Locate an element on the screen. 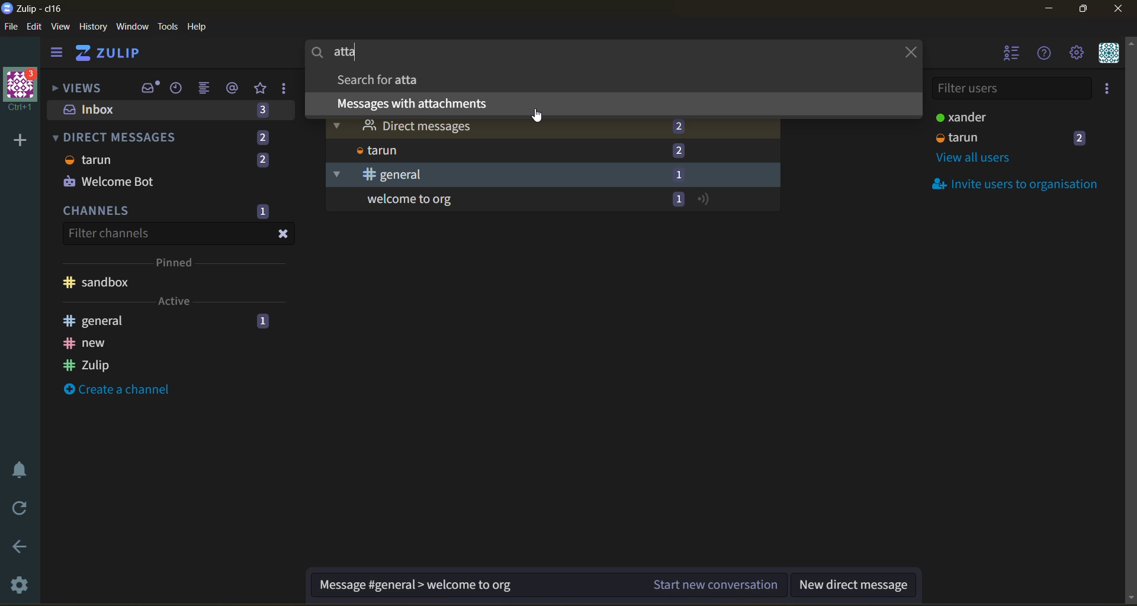  atta is located at coordinates (342, 53).